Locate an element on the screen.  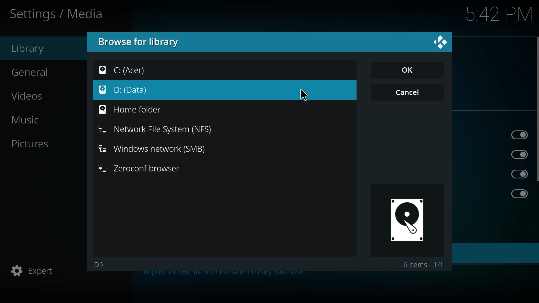
enabled is located at coordinates (520, 136).